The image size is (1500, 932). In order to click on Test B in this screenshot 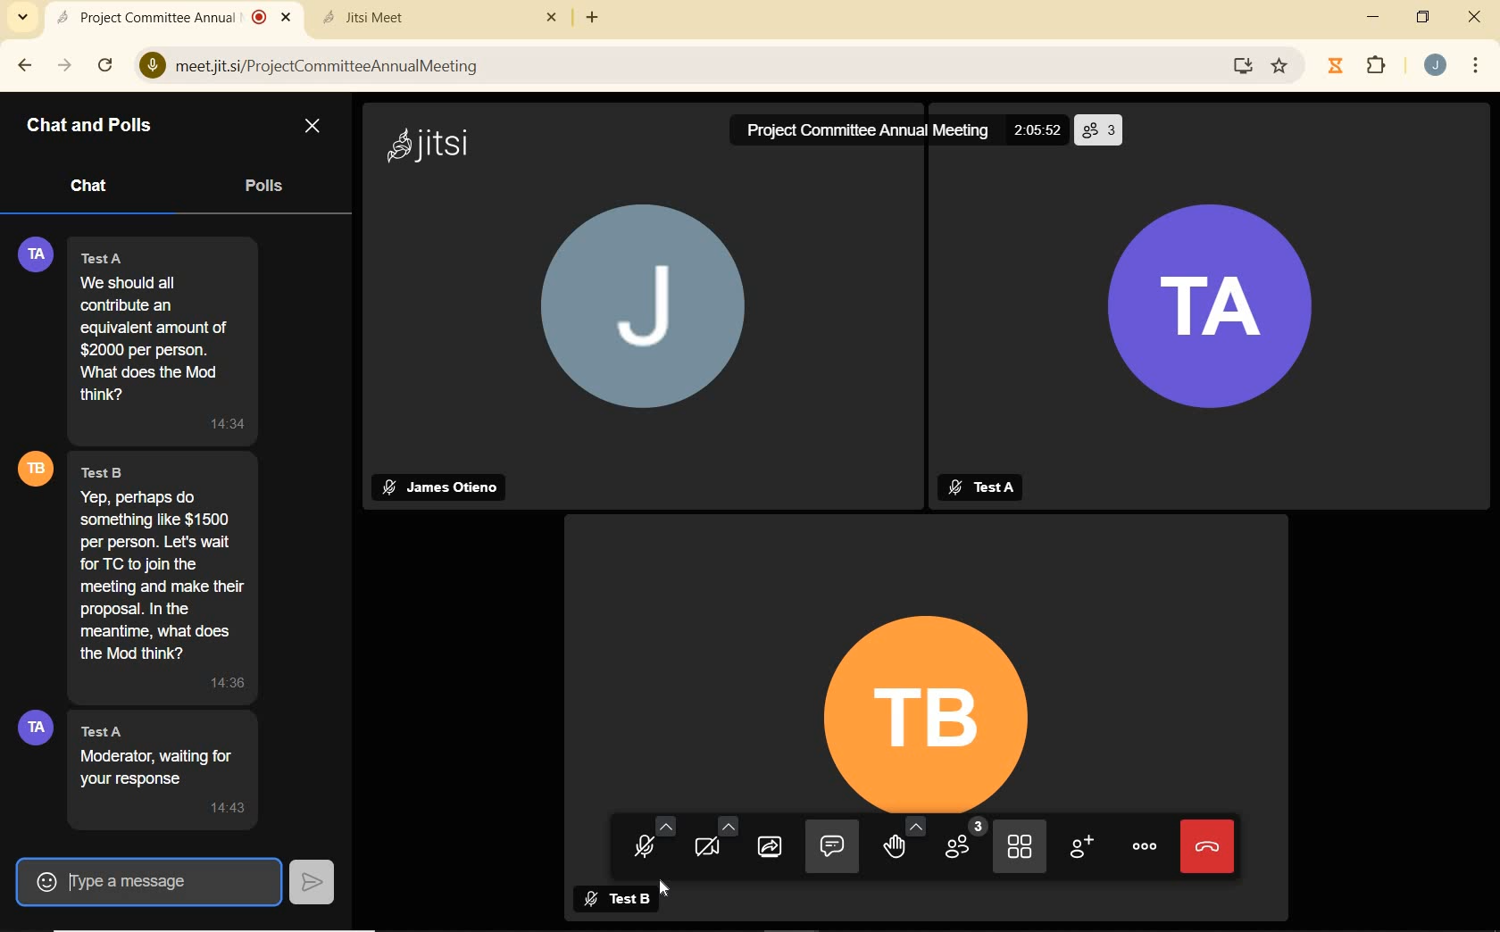, I will do `click(631, 902)`.